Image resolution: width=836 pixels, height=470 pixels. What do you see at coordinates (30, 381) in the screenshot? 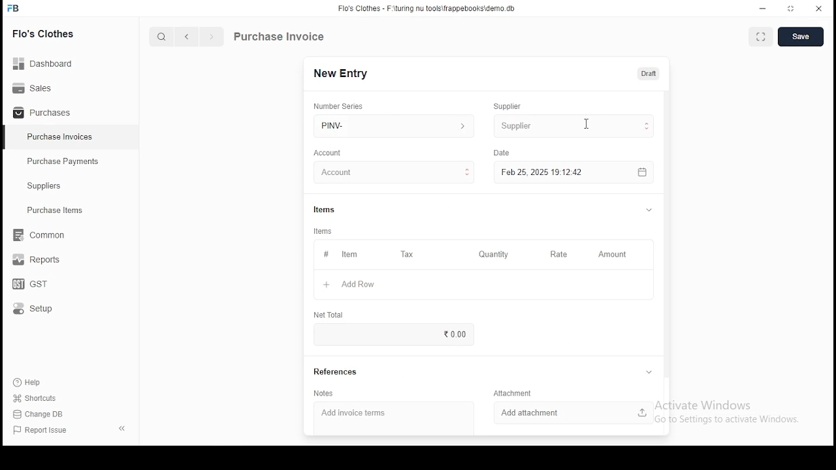
I see `help` at bounding box center [30, 381].